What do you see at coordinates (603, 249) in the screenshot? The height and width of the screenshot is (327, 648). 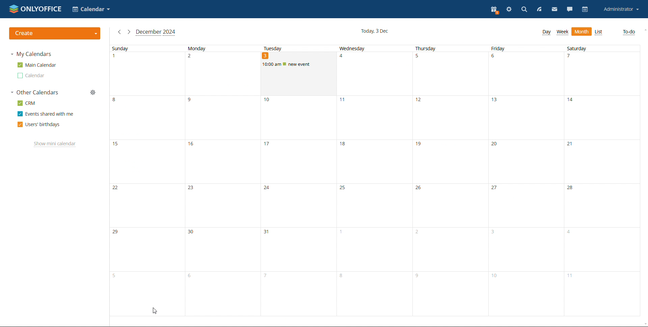 I see `4` at bounding box center [603, 249].